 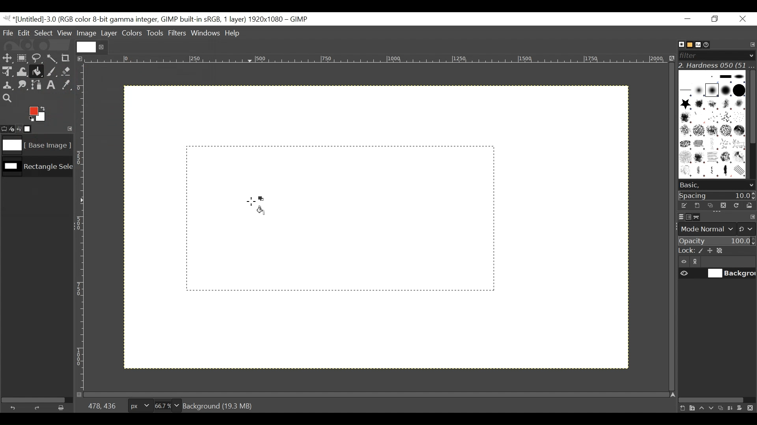 What do you see at coordinates (752, 218) in the screenshot?
I see `configure this tab` at bounding box center [752, 218].